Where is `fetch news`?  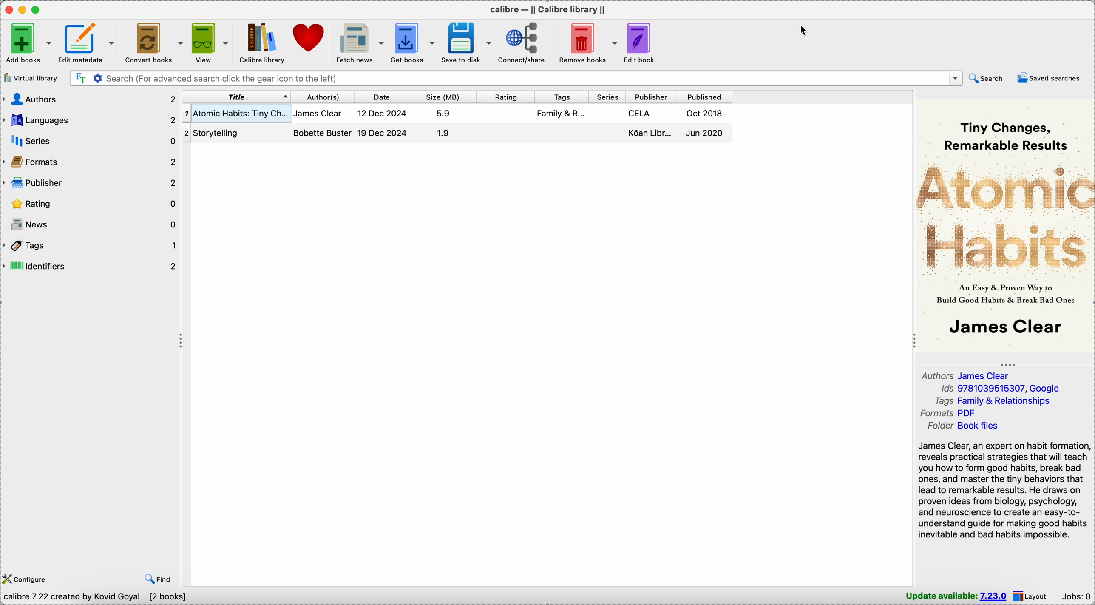
fetch news is located at coordinates (357, 42).